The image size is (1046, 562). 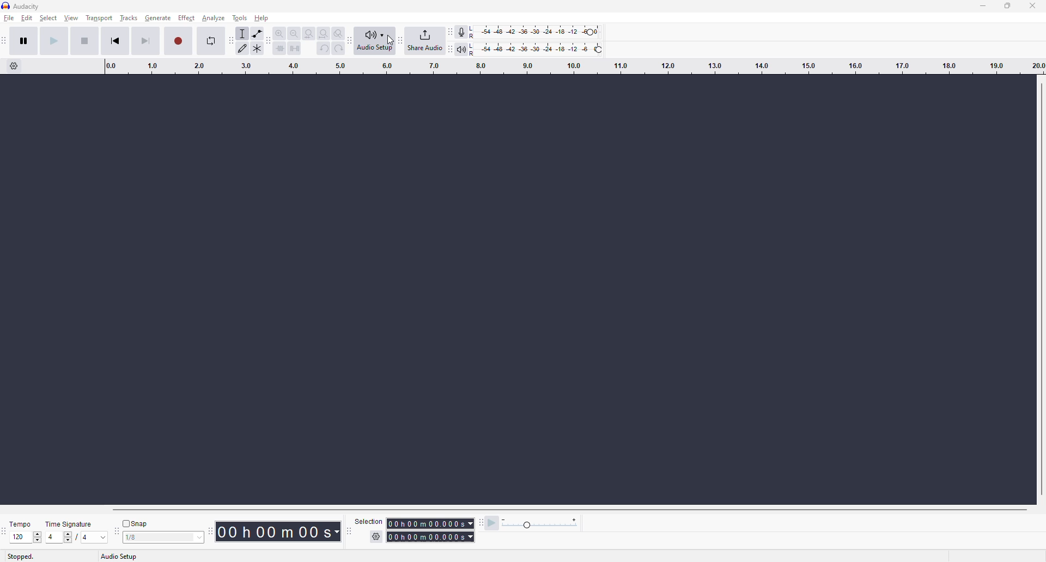 I want to click on audacity transport toolbar, so click(x=5, y=39).